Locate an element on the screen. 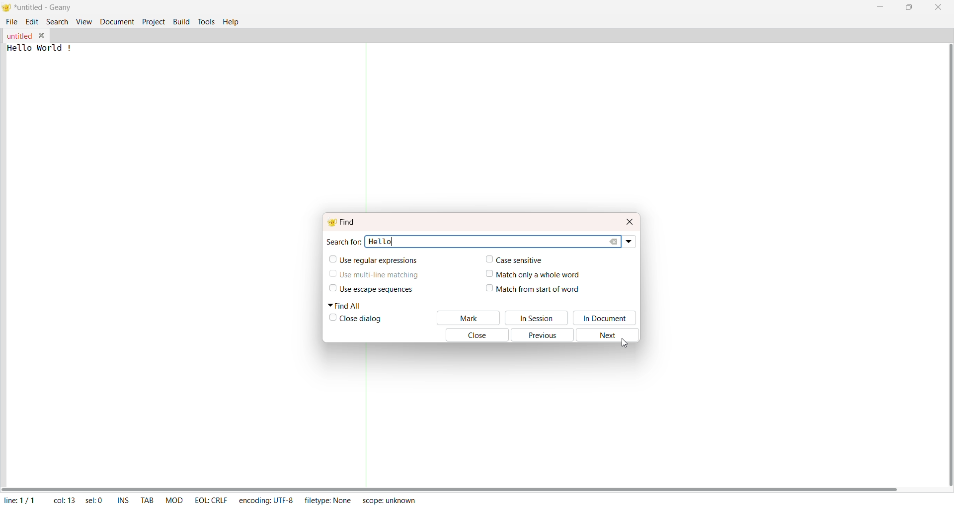 This screenshot has height=506, width=954. Clear All is located at coordinates (616, 242).